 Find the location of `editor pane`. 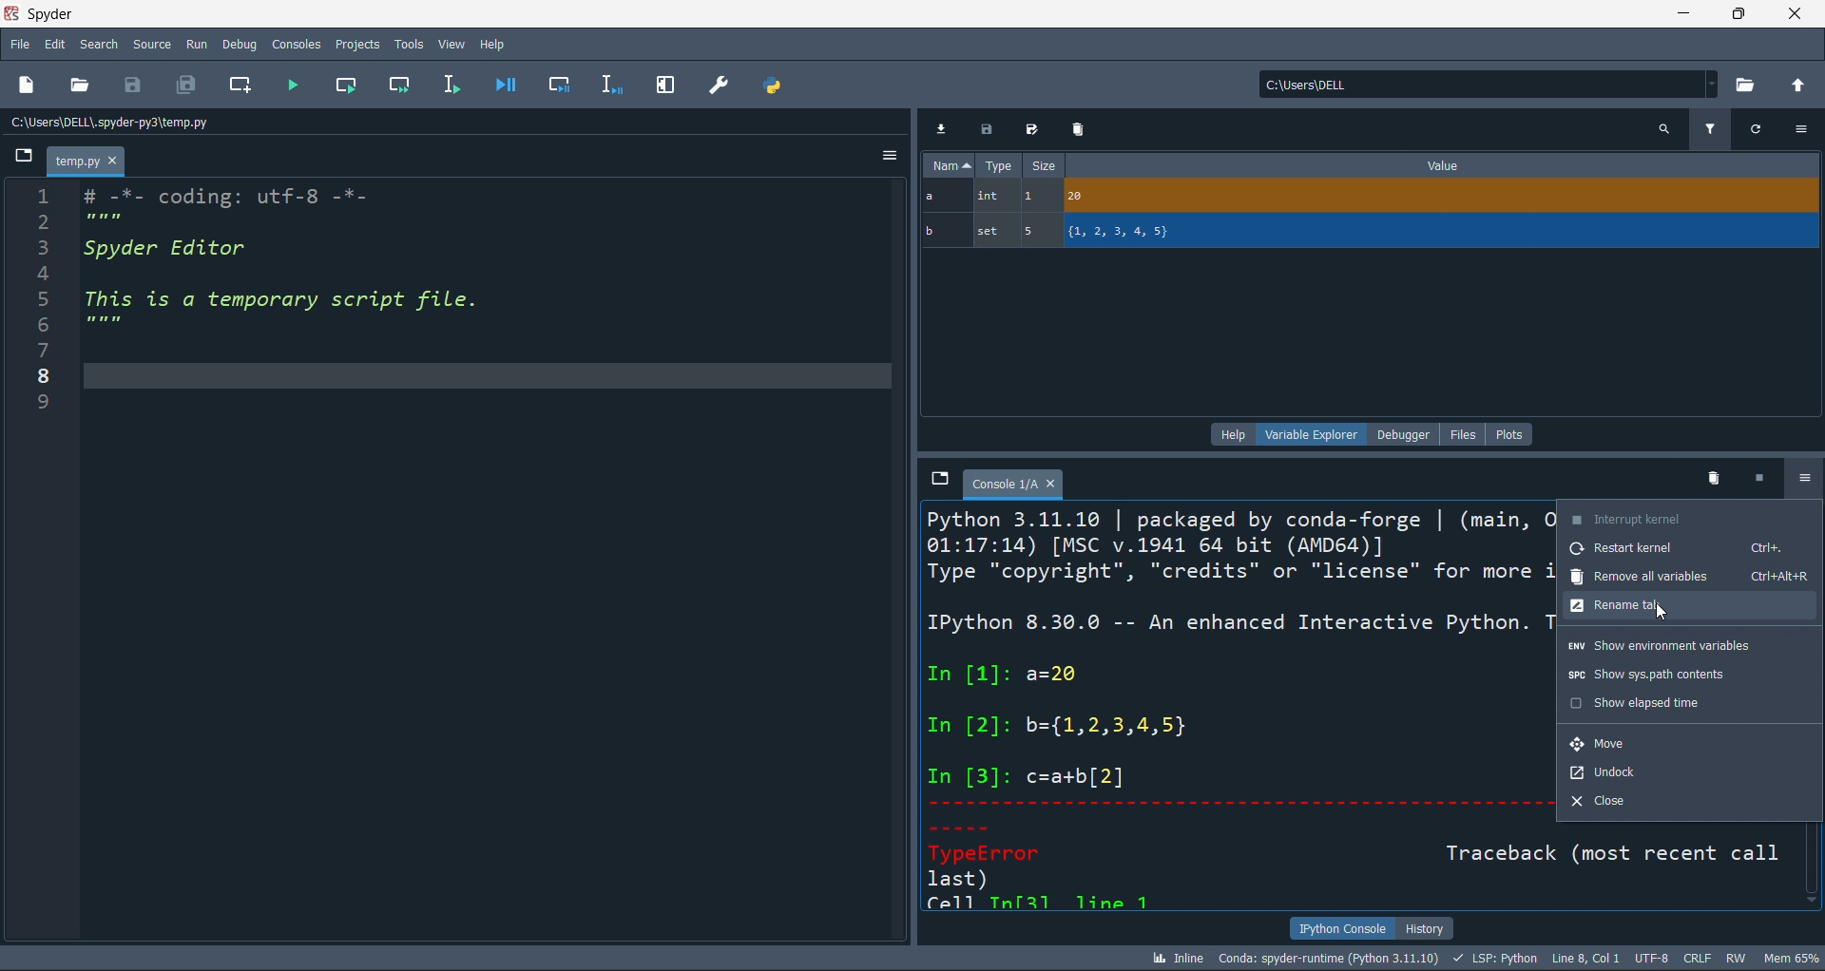

editor pane is located at coordinates (488, 562).